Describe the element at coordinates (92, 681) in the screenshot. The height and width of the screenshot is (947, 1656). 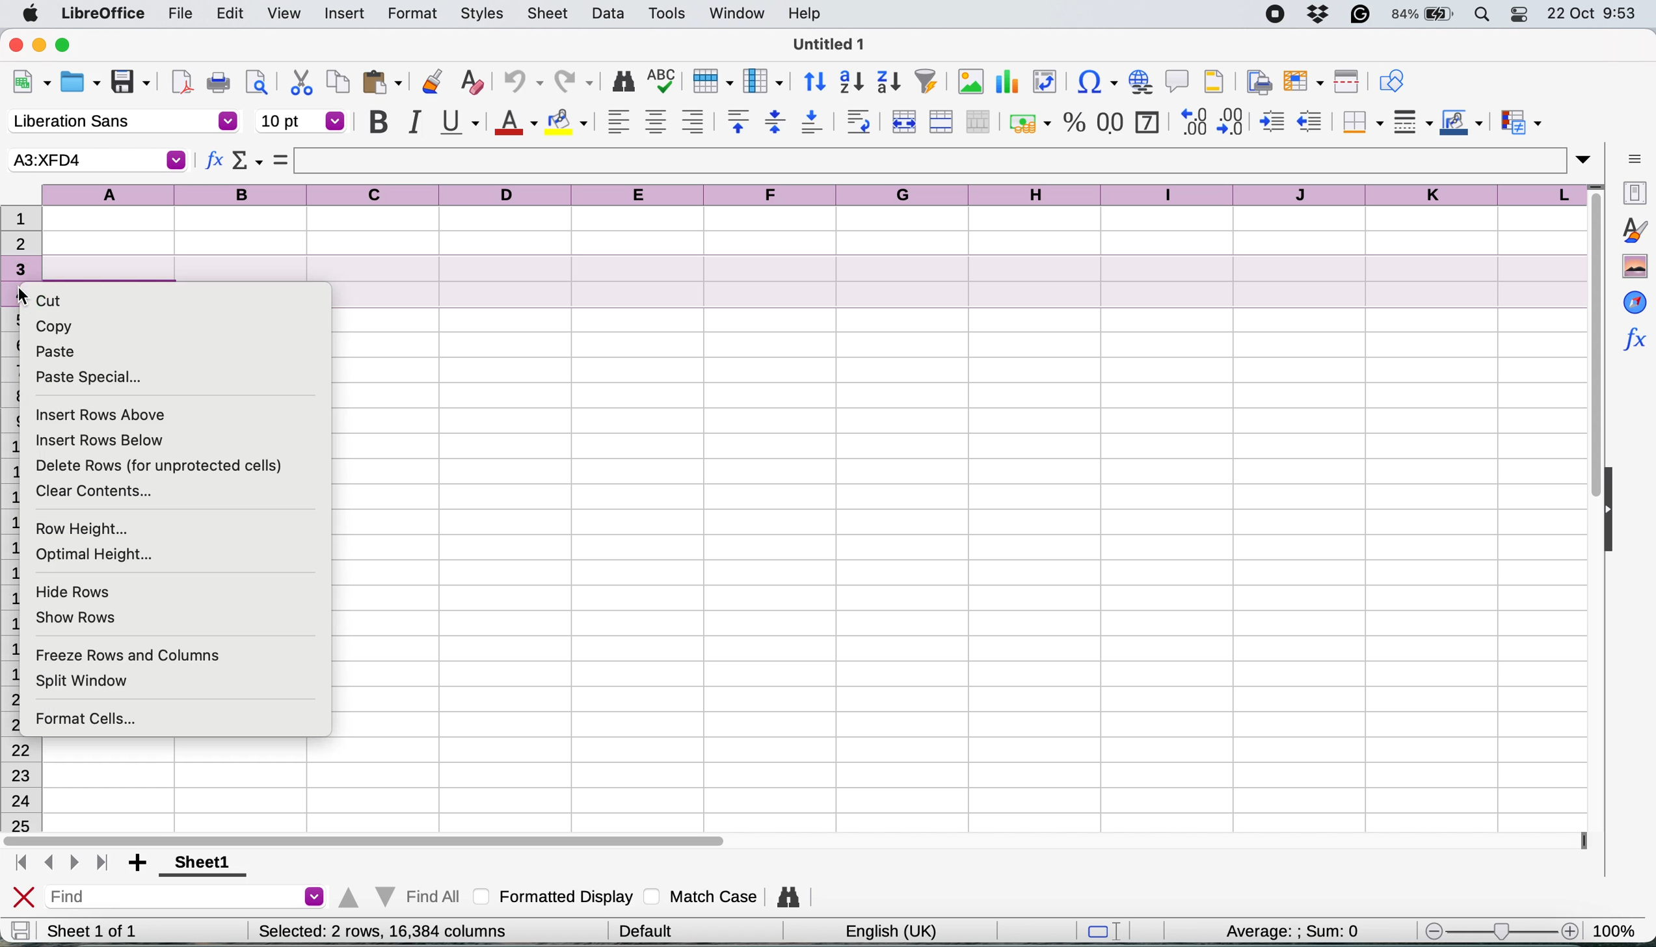
I see `split window` at that location.